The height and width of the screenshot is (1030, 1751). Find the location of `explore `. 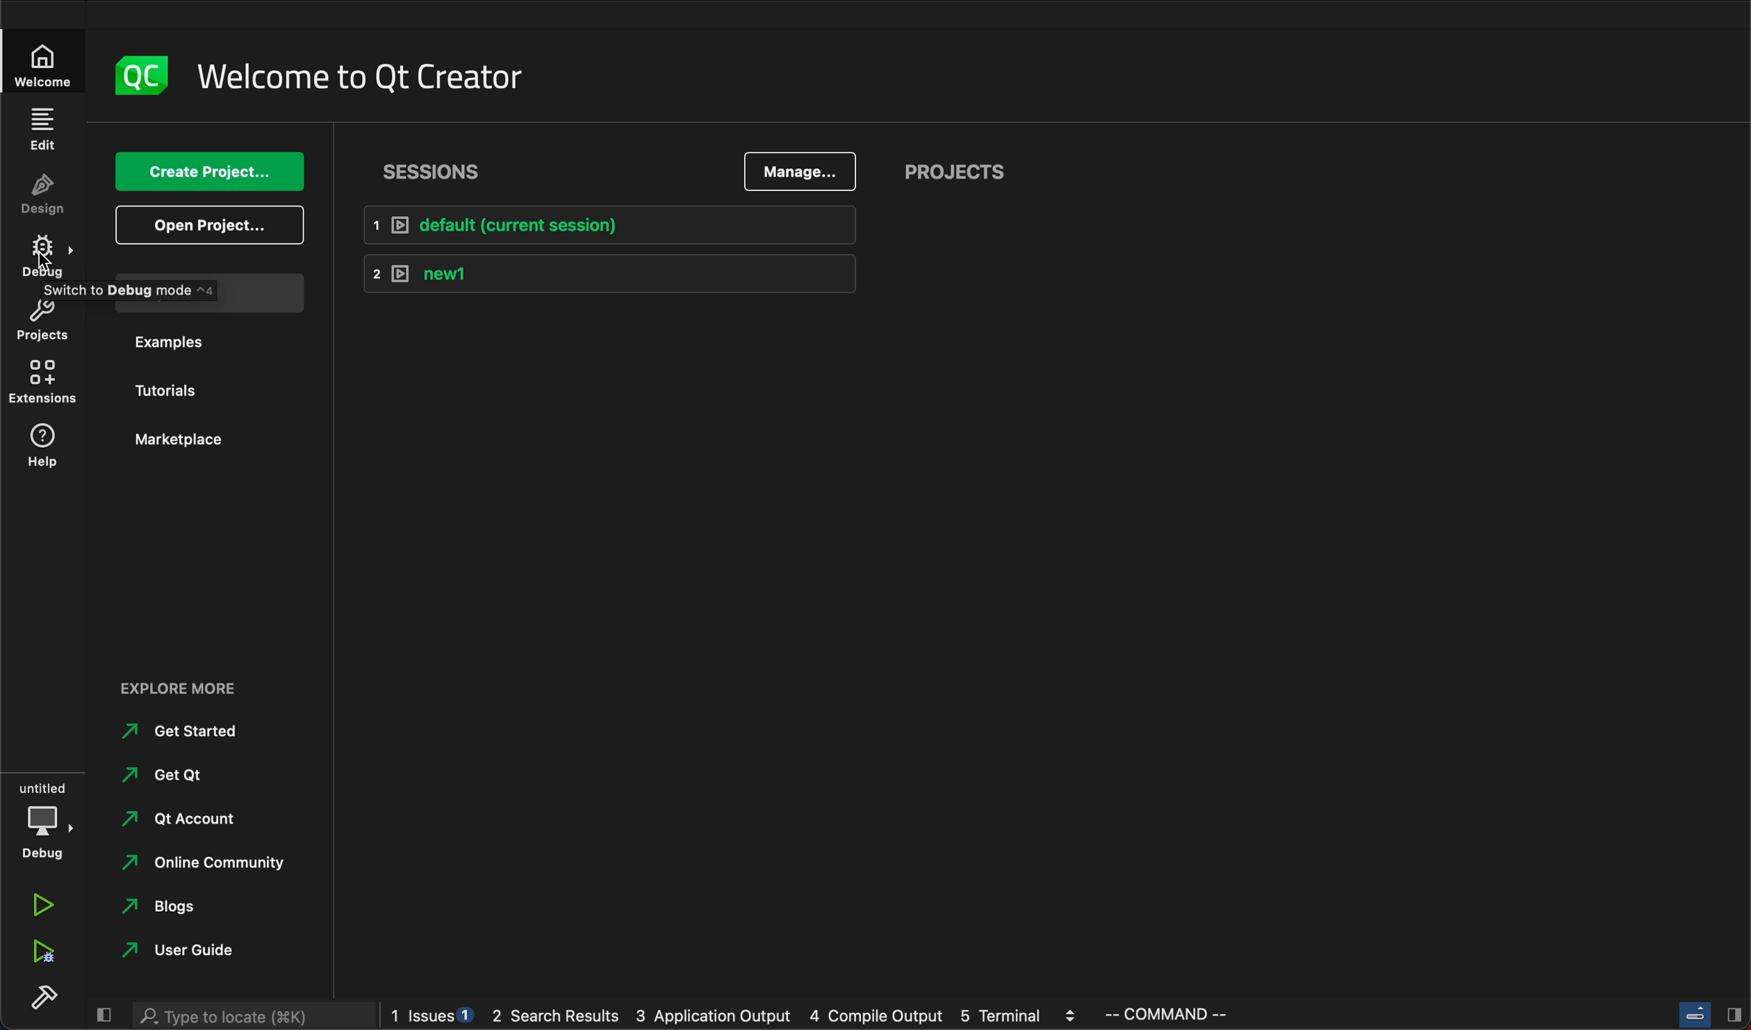

explore  is located at coordinates (209, 690).